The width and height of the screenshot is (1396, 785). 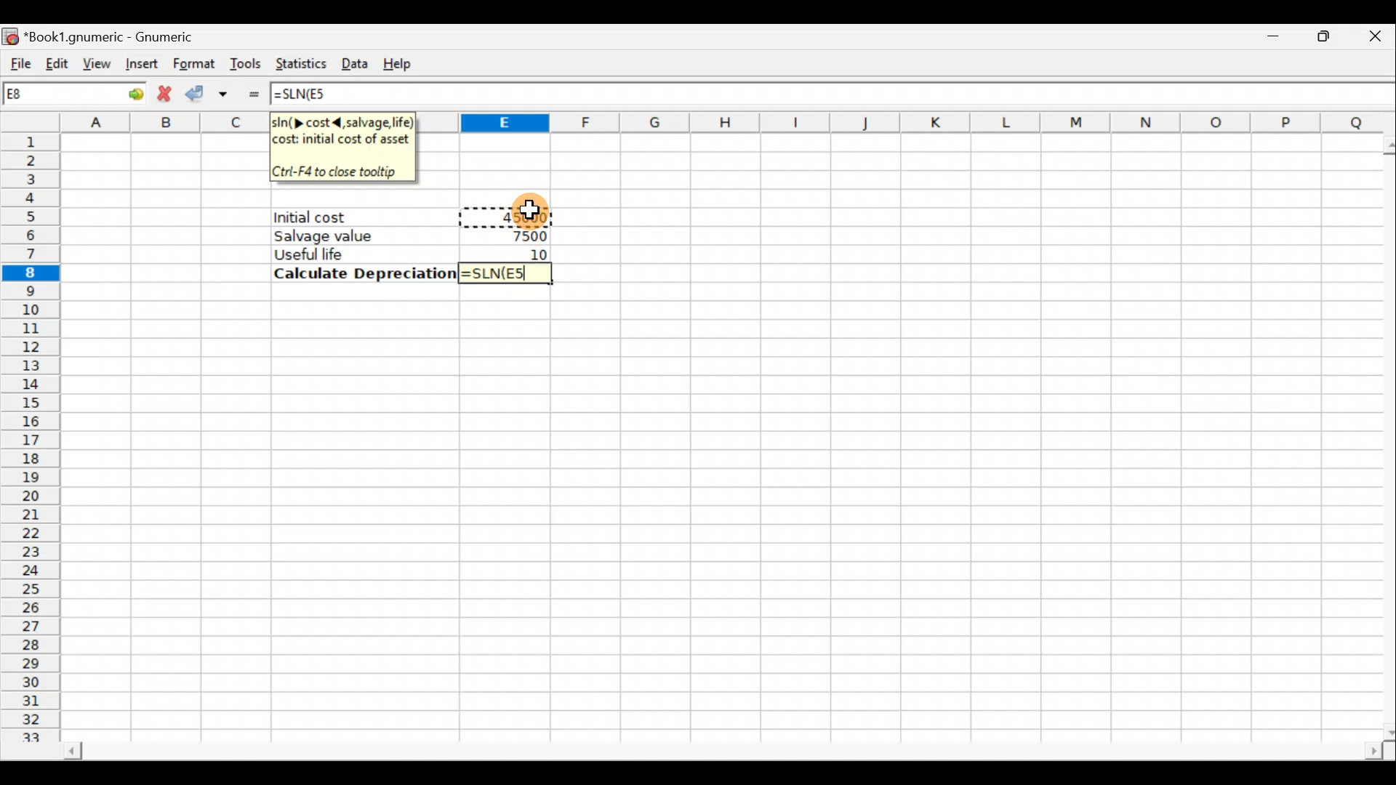 I want to click on Salvage value, so click(x=353, y=235).